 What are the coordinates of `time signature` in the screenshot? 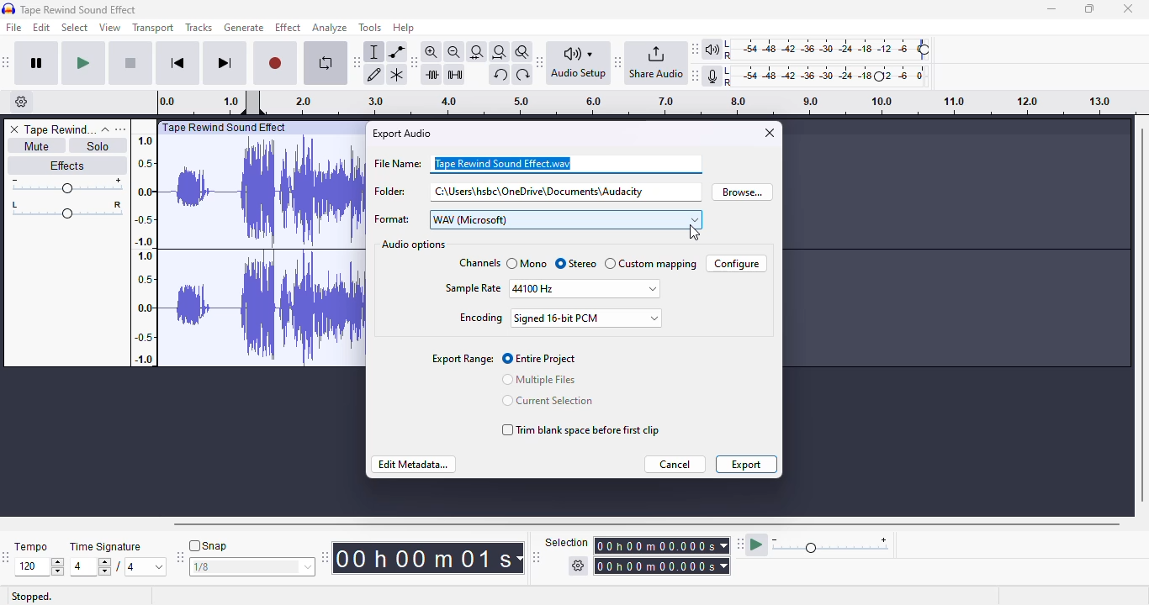 It's located at (120, 560).